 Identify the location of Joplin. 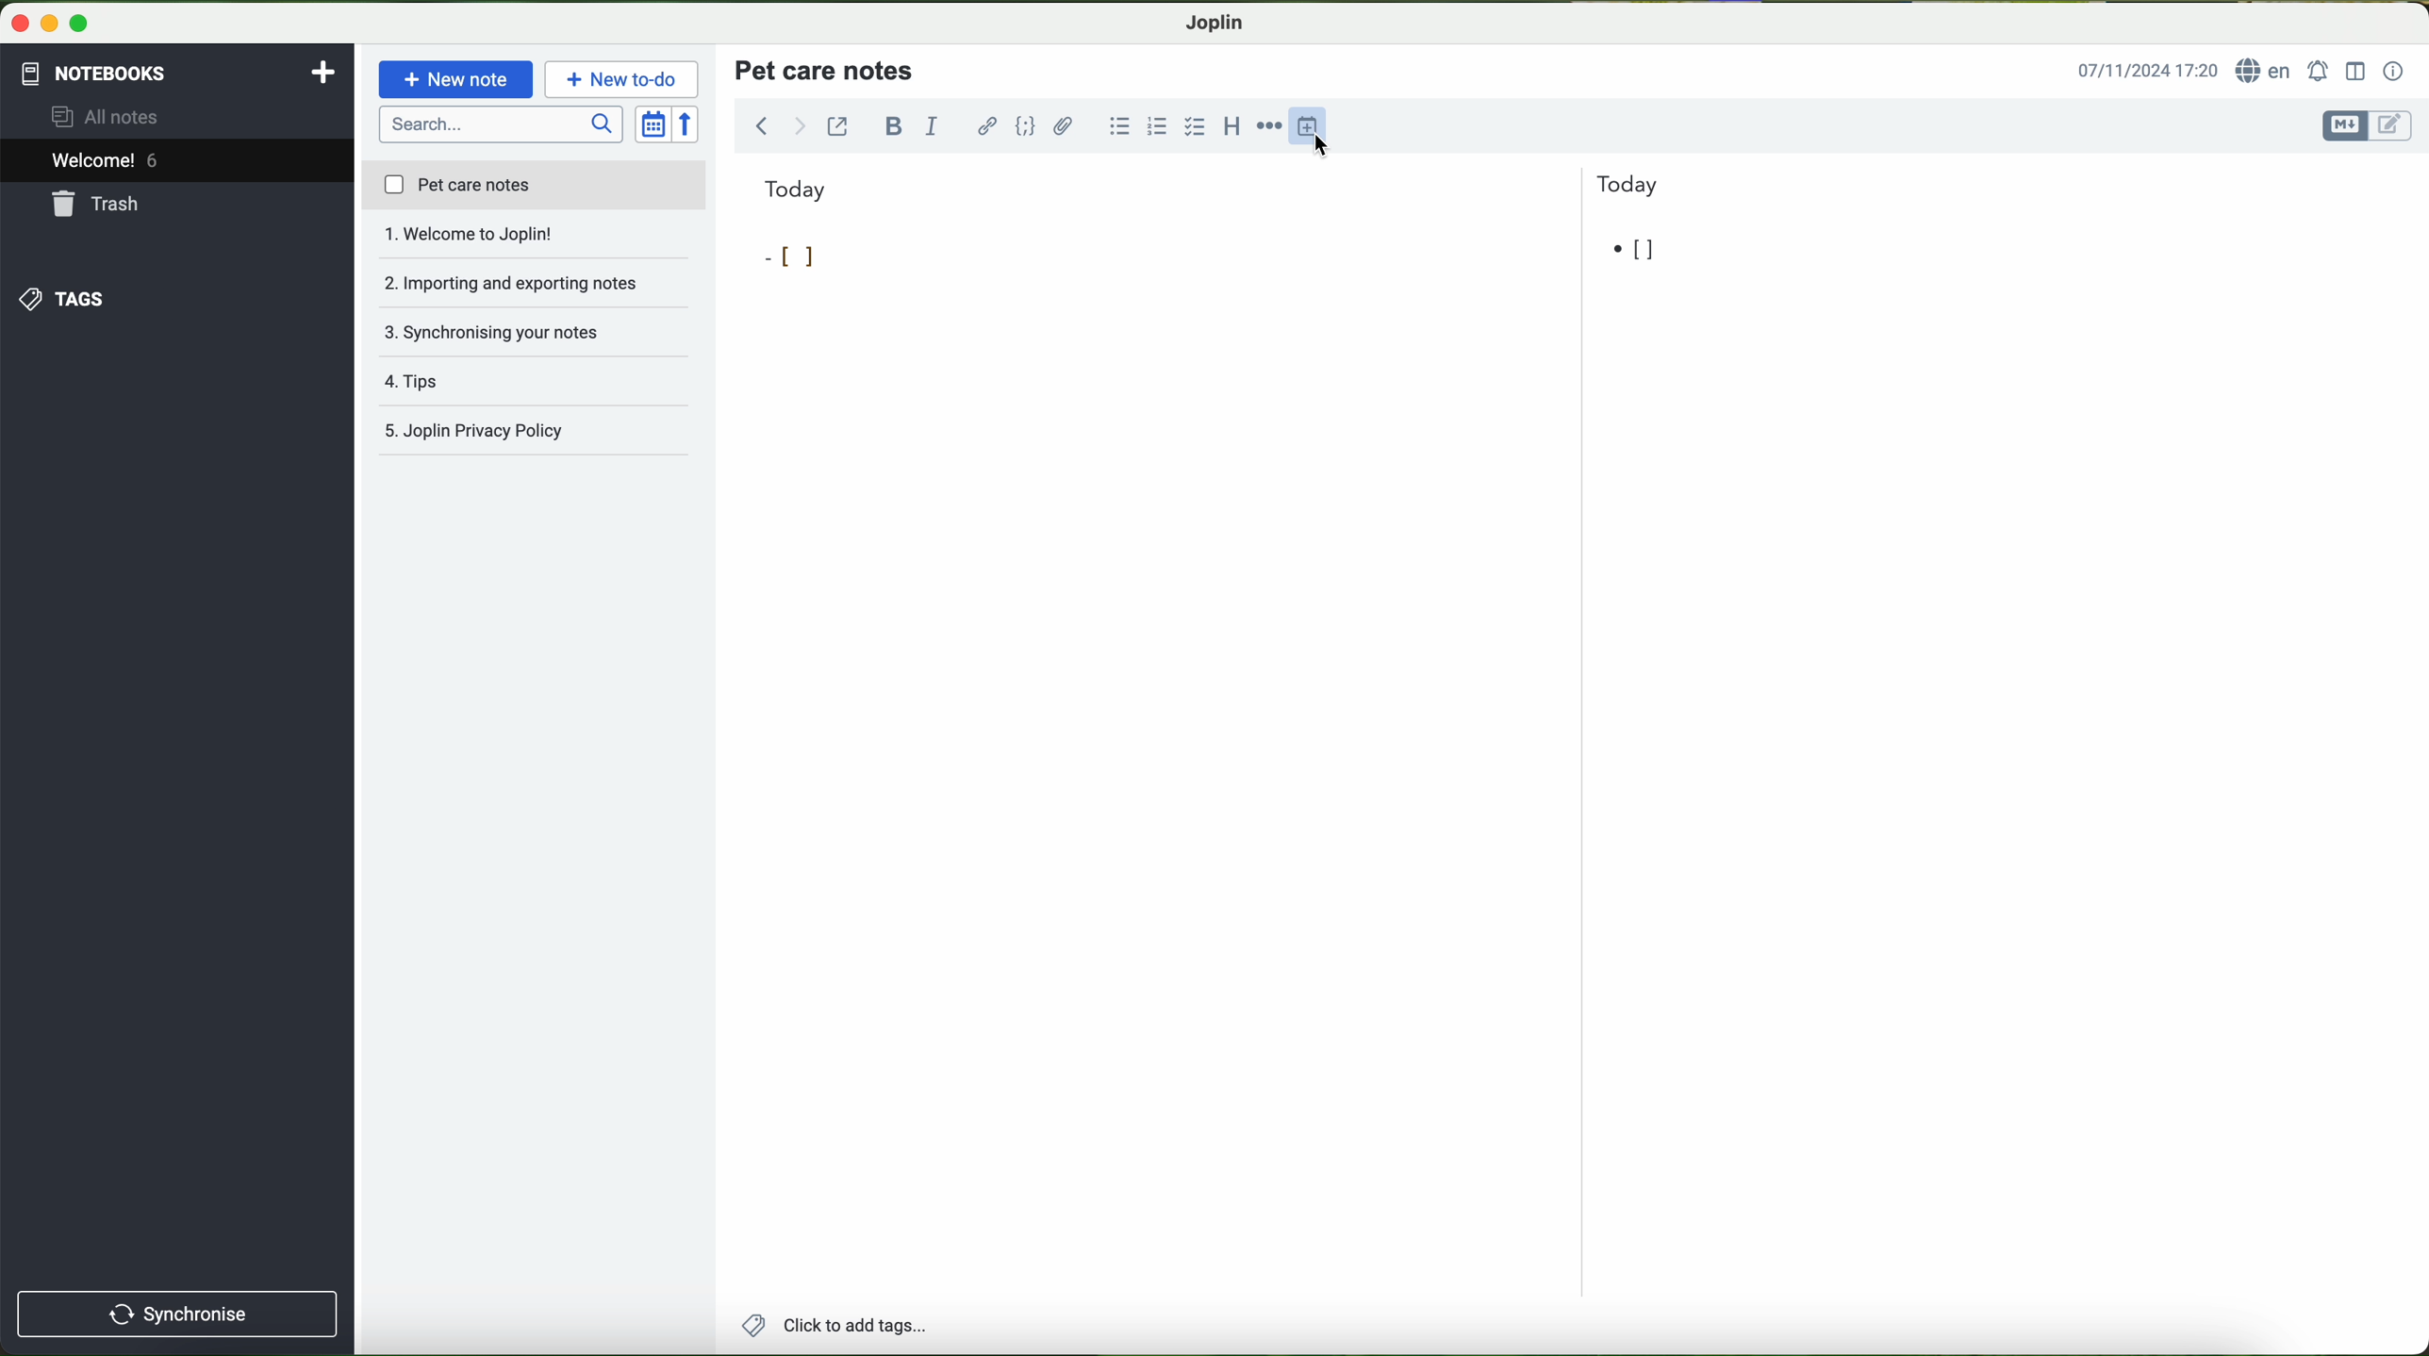
(1215, 21).